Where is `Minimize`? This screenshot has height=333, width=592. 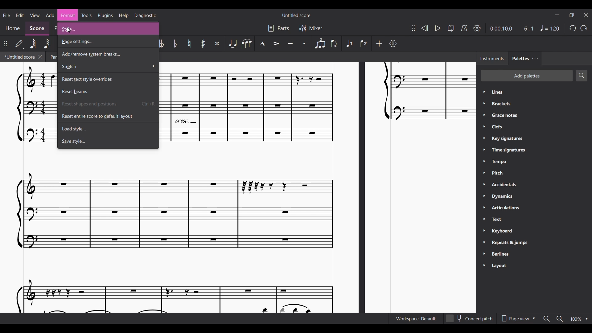 Minimize is located at coordinates (557, 15).